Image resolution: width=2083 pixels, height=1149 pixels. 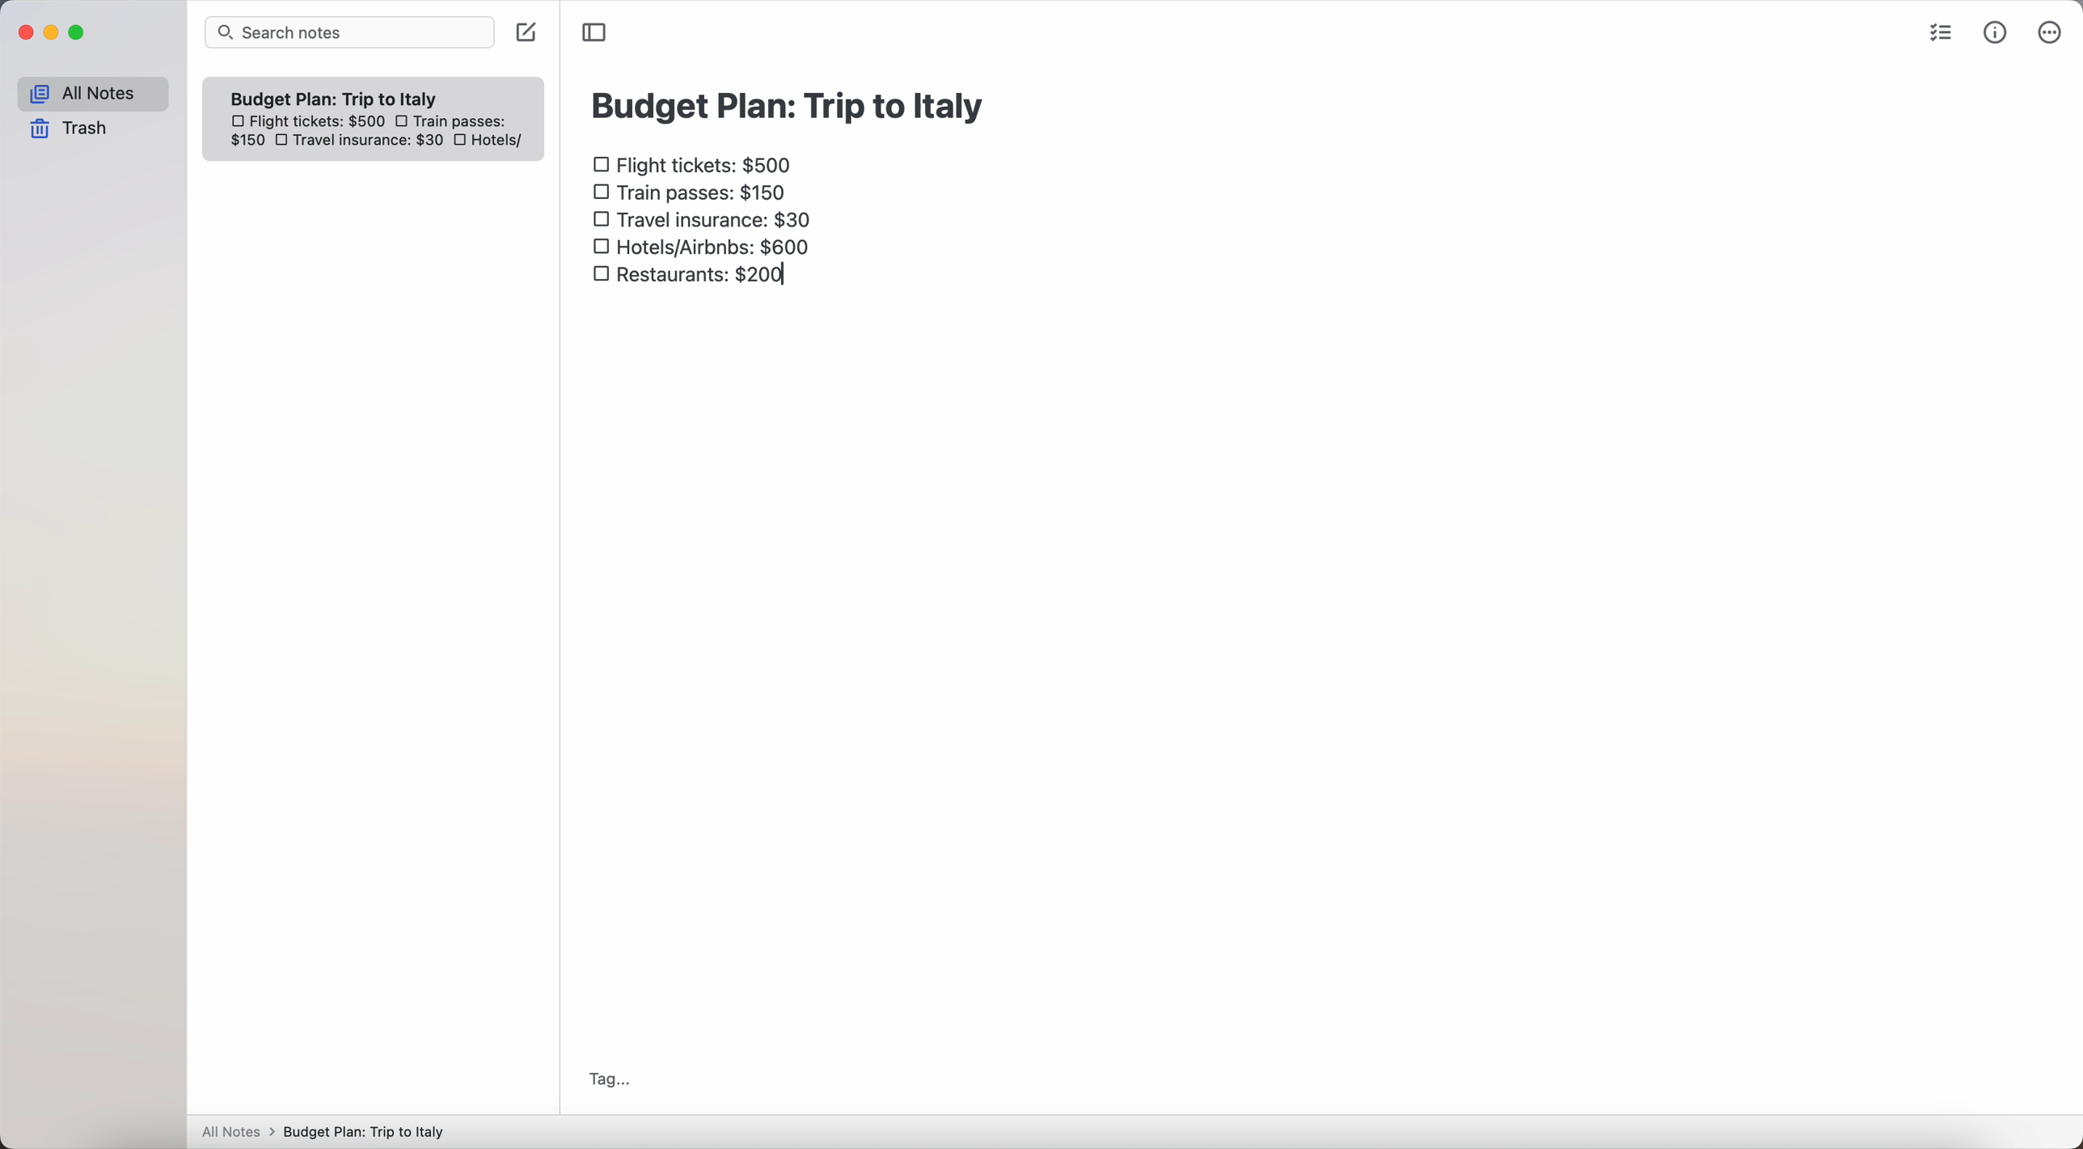 I want to click on checkbox, so click(x=466, y=142).